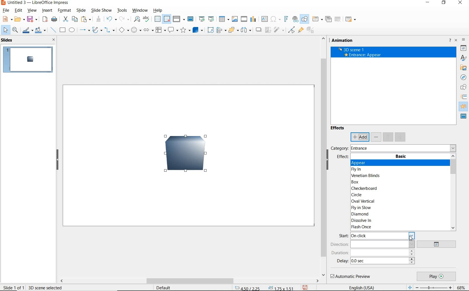 The width and height of the screenshot is (469, 291). Describe the element at coordinates (363, 55) in the screenshot. I see `ENTRANCE: APPEAR` at that location.